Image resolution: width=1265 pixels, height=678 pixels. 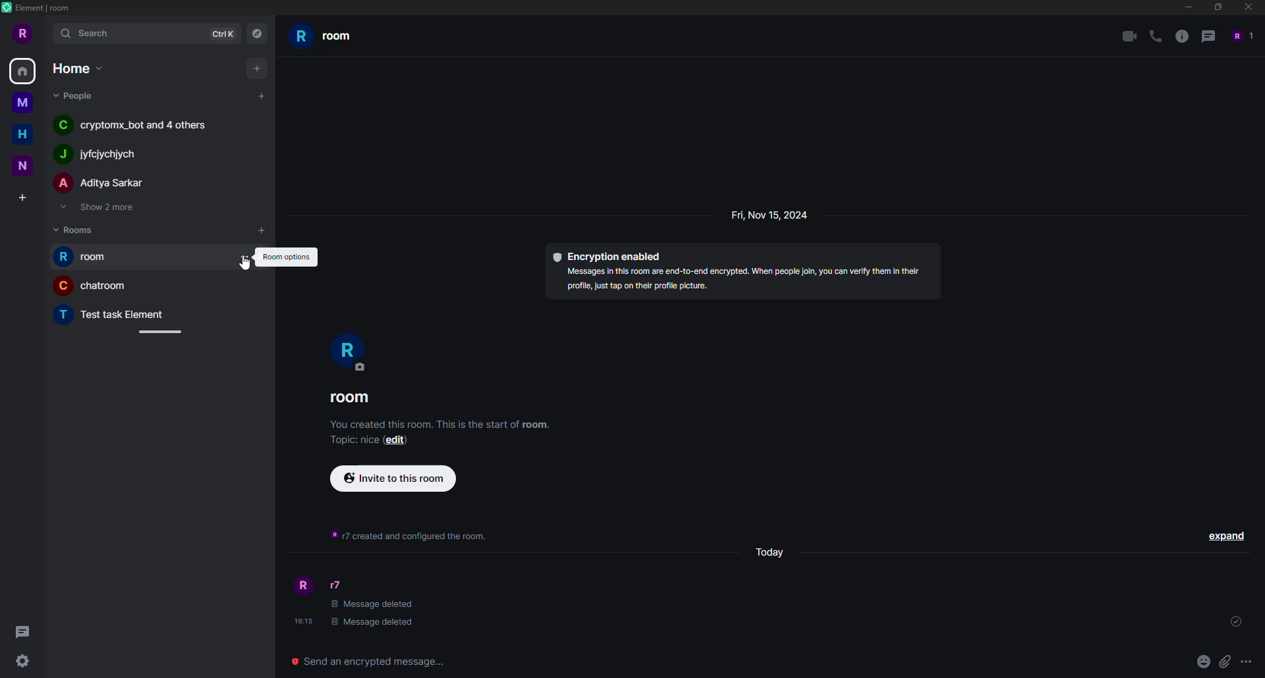 What do you see at coordinates (1220, 8) in the screenshot?
I see `maximize` at bounding box center [1220, 8].